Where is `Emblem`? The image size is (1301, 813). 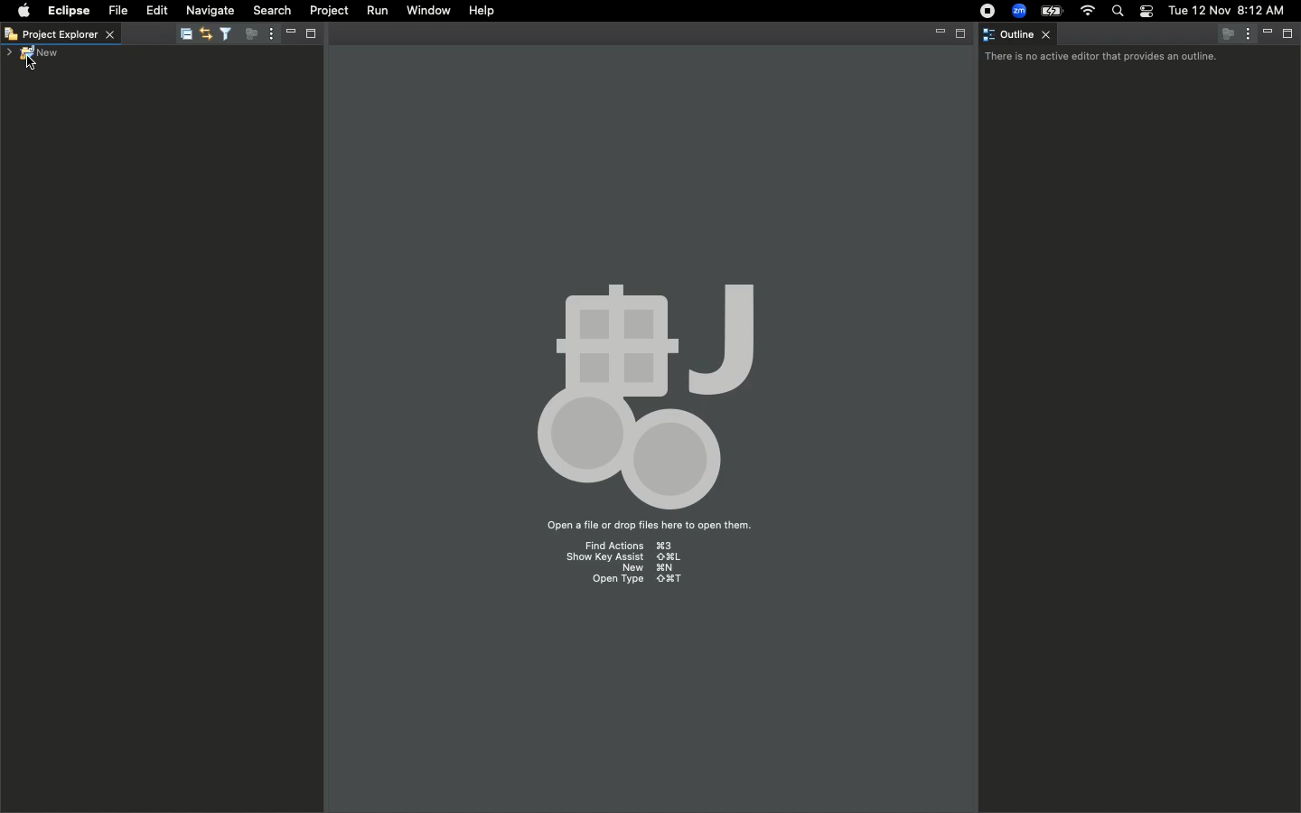
Emblem is located at coordinates (654, 388).